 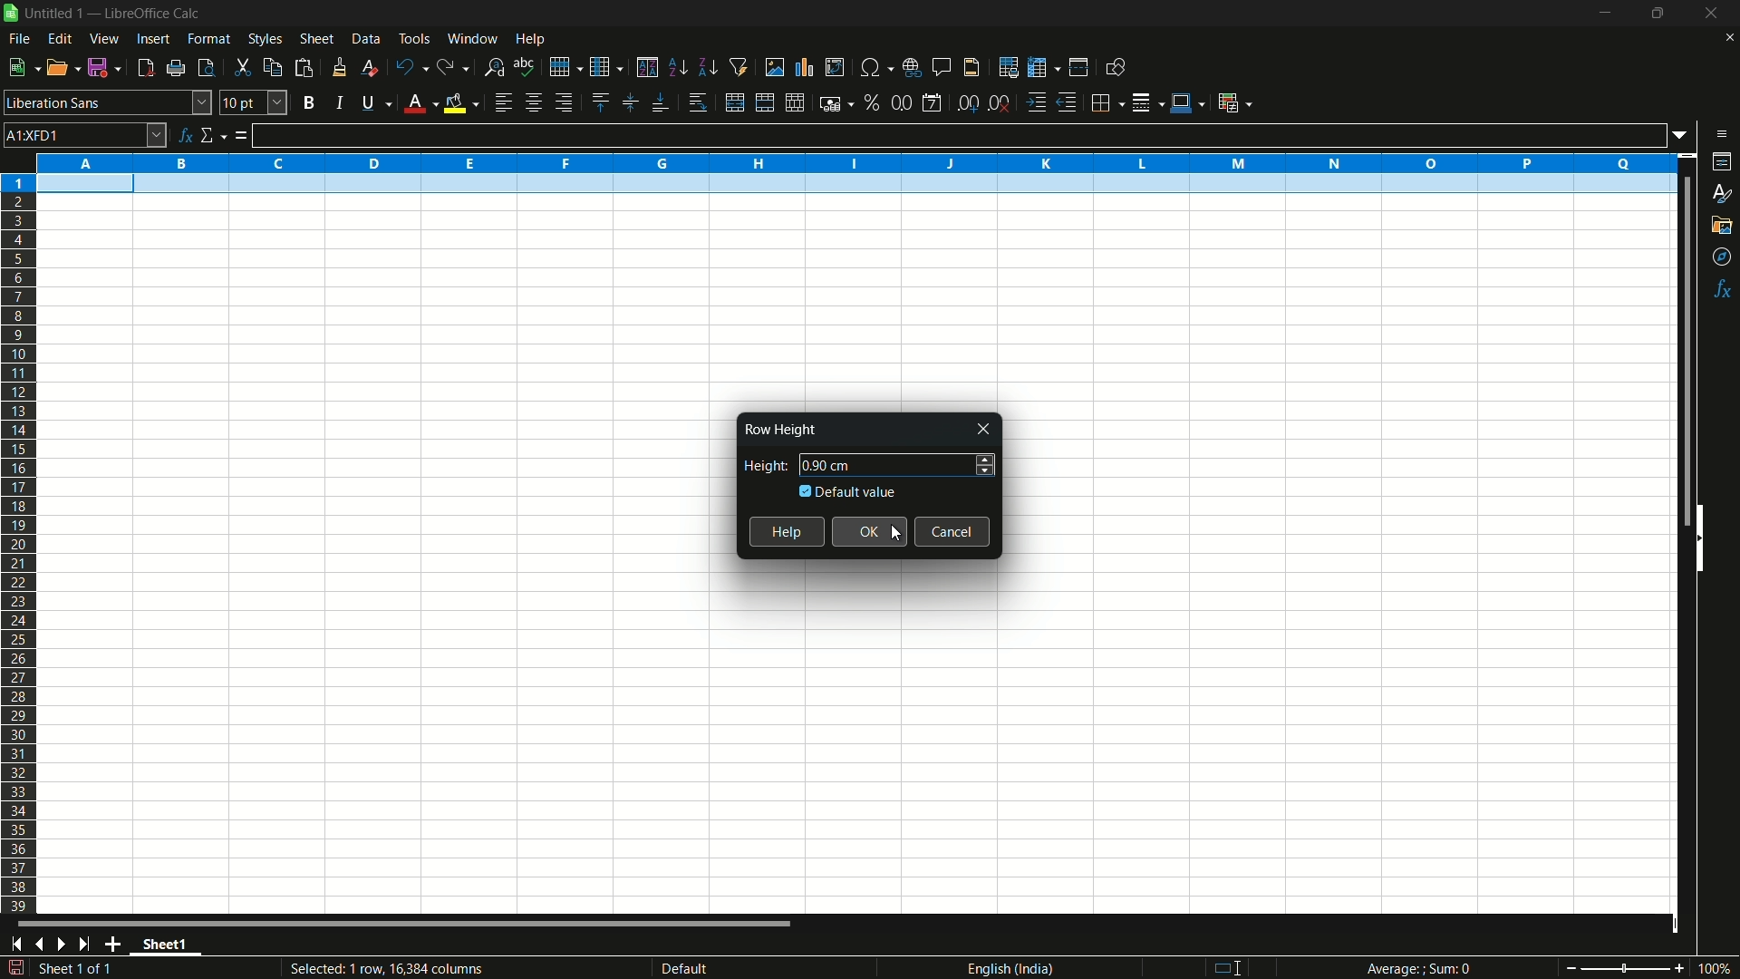 What do you see at coordinates (254, 102) in the screenshot?
I see `font size` at bounding box center [254, 102].